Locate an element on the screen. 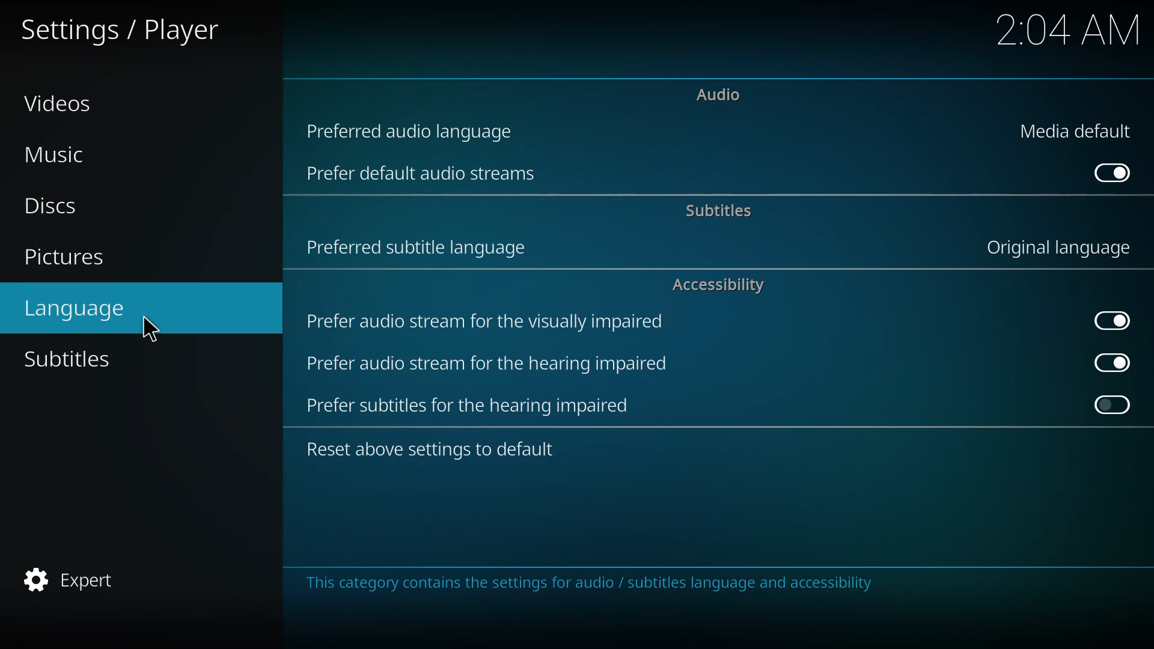 This screenshot has width=1154, height=649. enabled is located at coordinates (1108, 360).